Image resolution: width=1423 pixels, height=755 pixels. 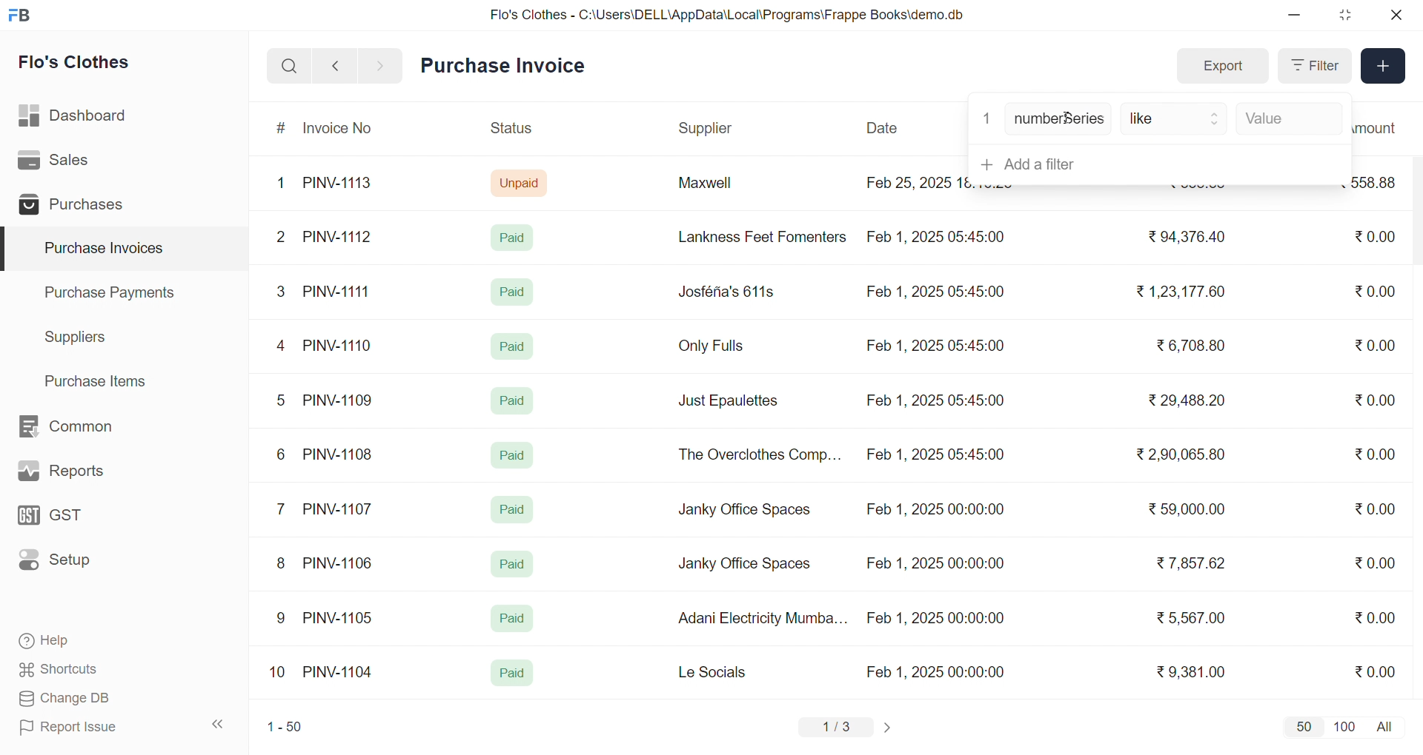 I want to click on 50, so click(x=1303, y=726).